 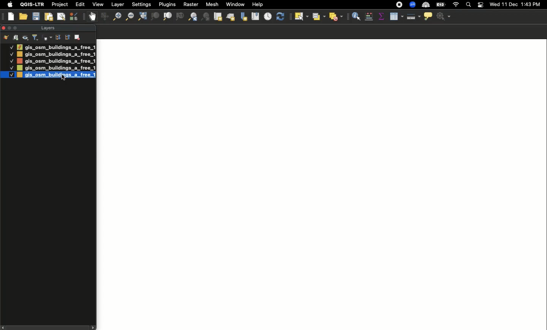 I want to click on Window, so click(x=235, y=4).